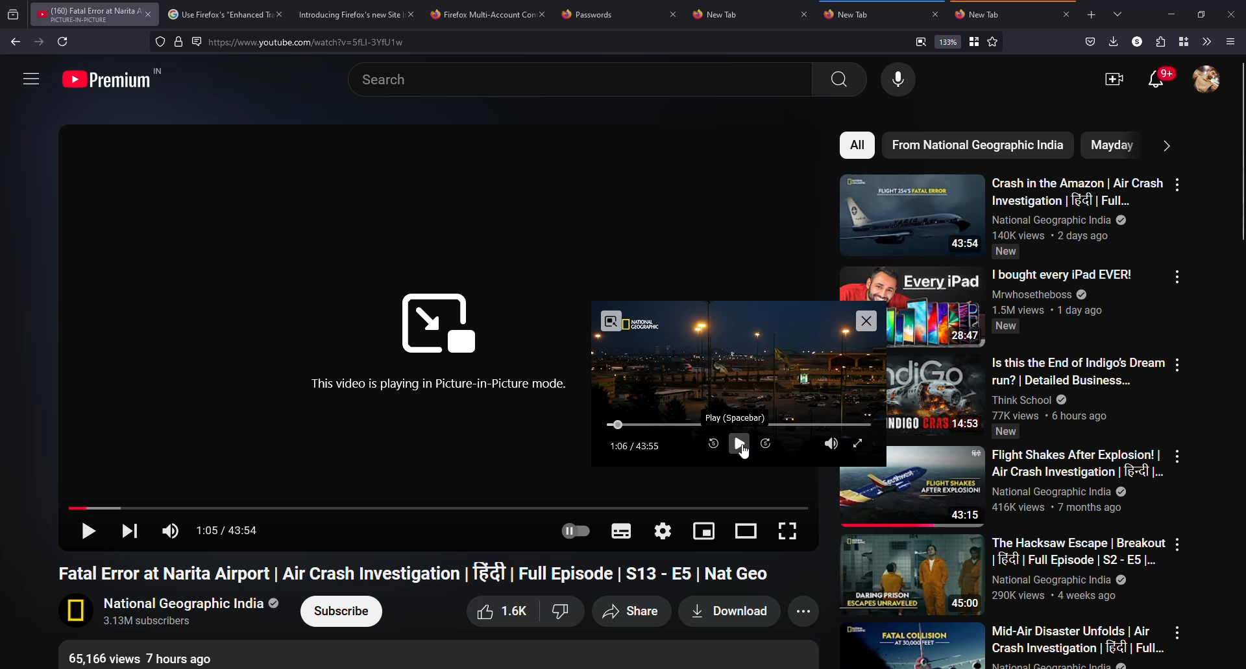  Describe the element at coordinates (160, 41) in the screenshot. I see `tracking` at that location.